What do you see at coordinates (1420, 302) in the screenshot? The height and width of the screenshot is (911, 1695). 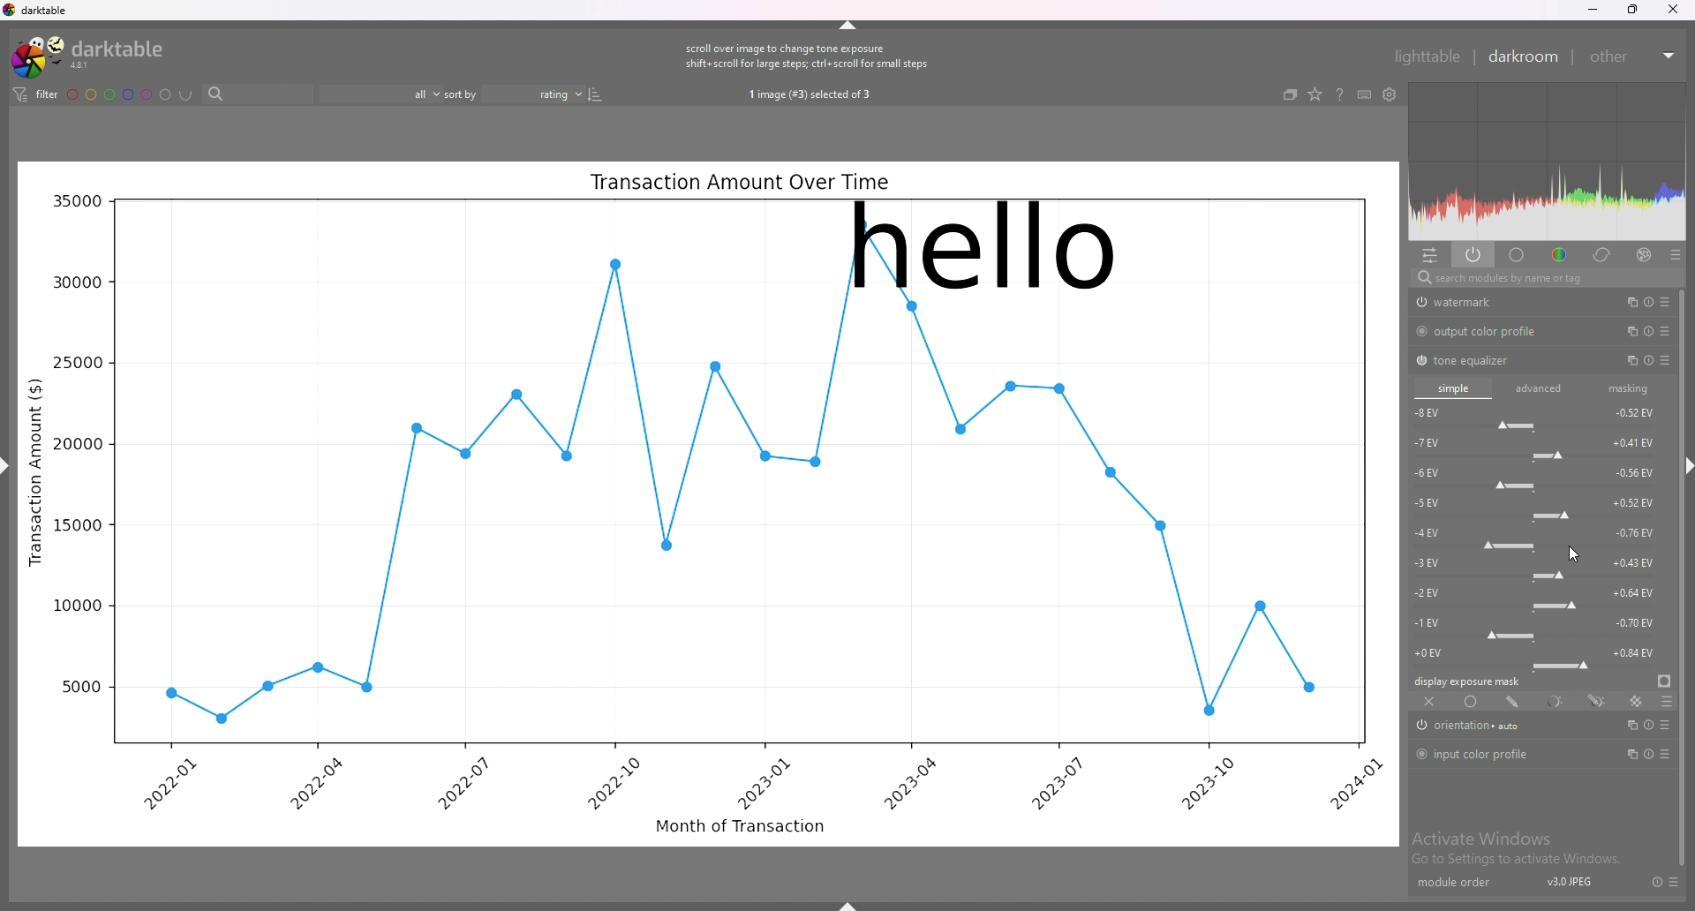 I see `swtich off/on` at bounding box center [1420, 302].